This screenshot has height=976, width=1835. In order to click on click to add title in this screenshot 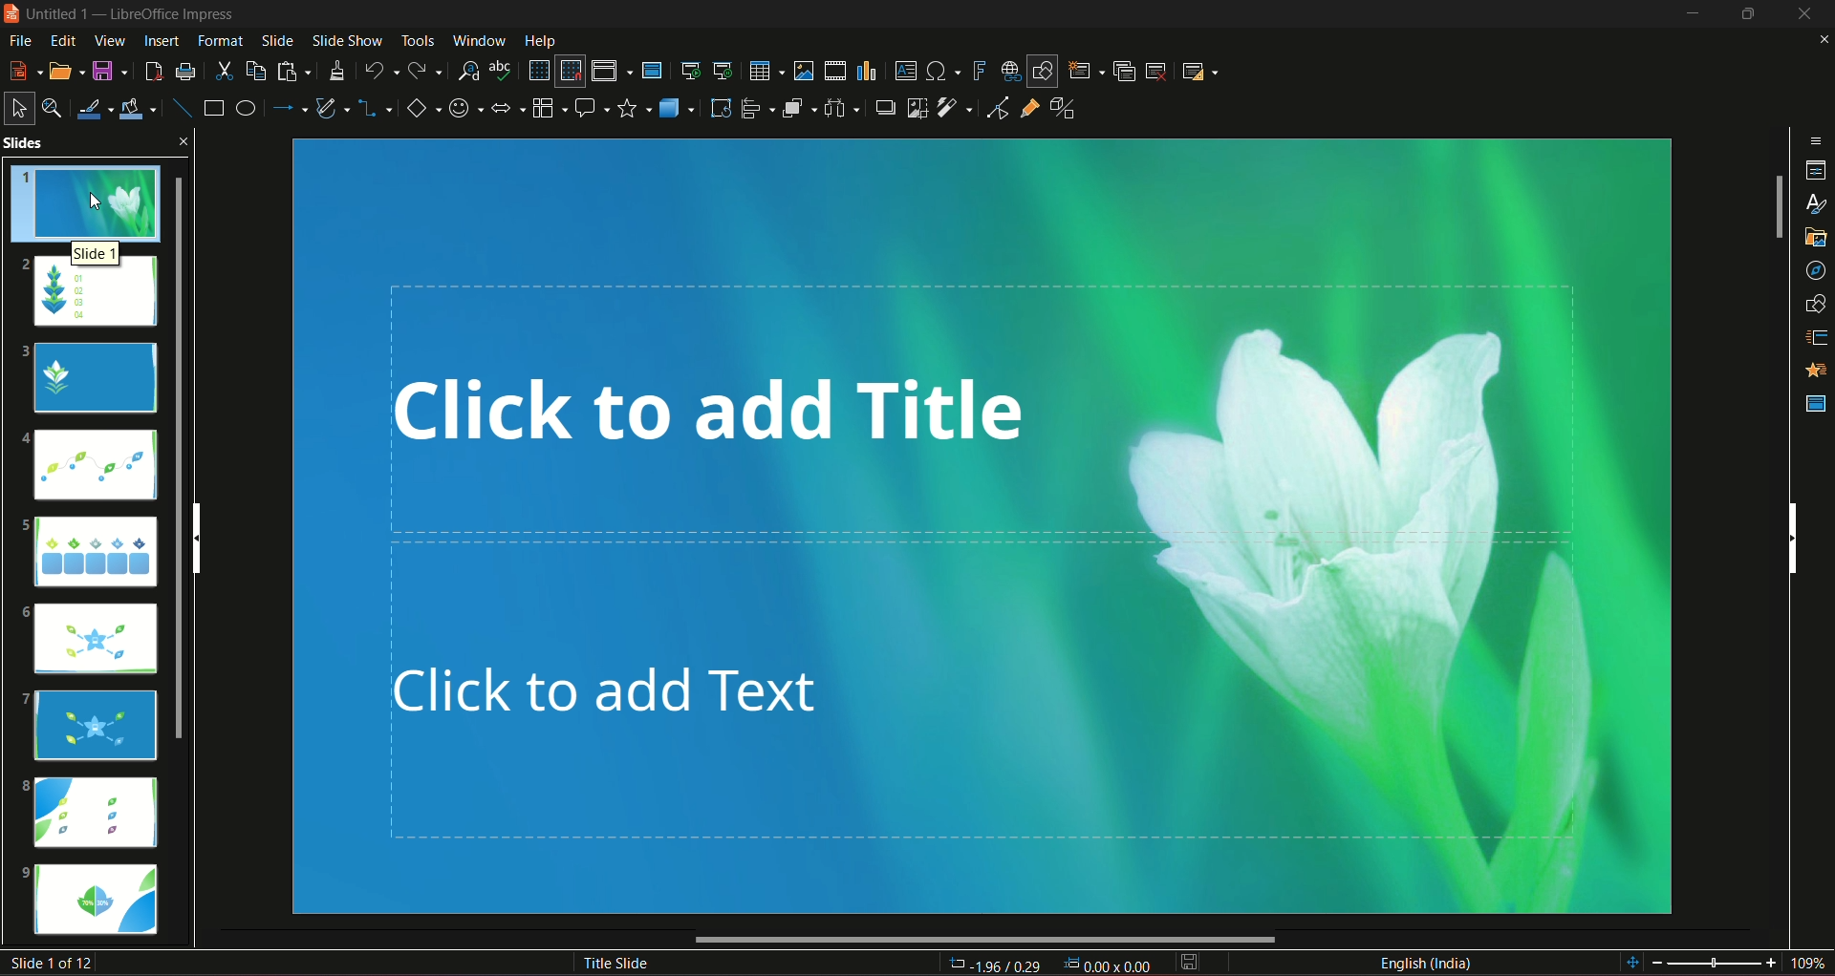, I will do `click(986, 405)`.